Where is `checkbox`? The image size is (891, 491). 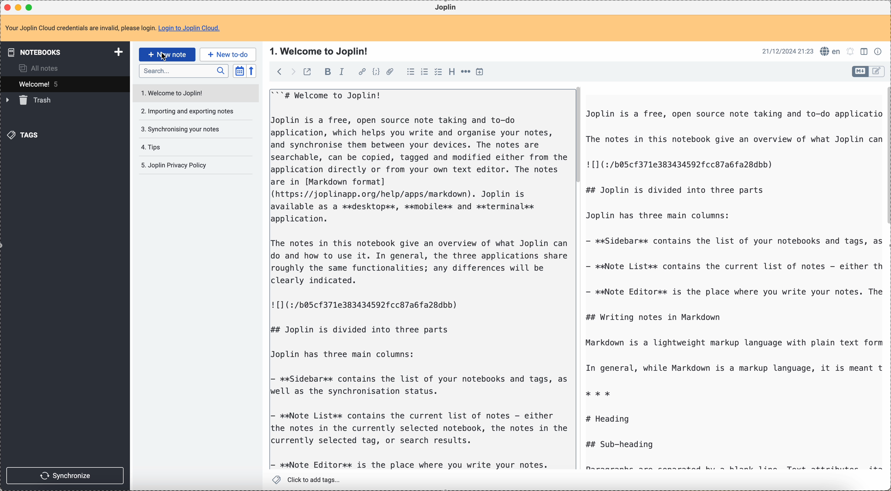 checkbox is located at coordinates (439, 72).